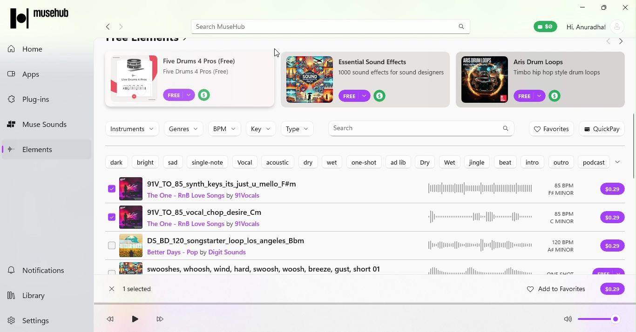 The height and width of the screenshot is (332, 636). Describe the element at coordinates (244, 162) in the screenshot. I see `Vocal` at that location.